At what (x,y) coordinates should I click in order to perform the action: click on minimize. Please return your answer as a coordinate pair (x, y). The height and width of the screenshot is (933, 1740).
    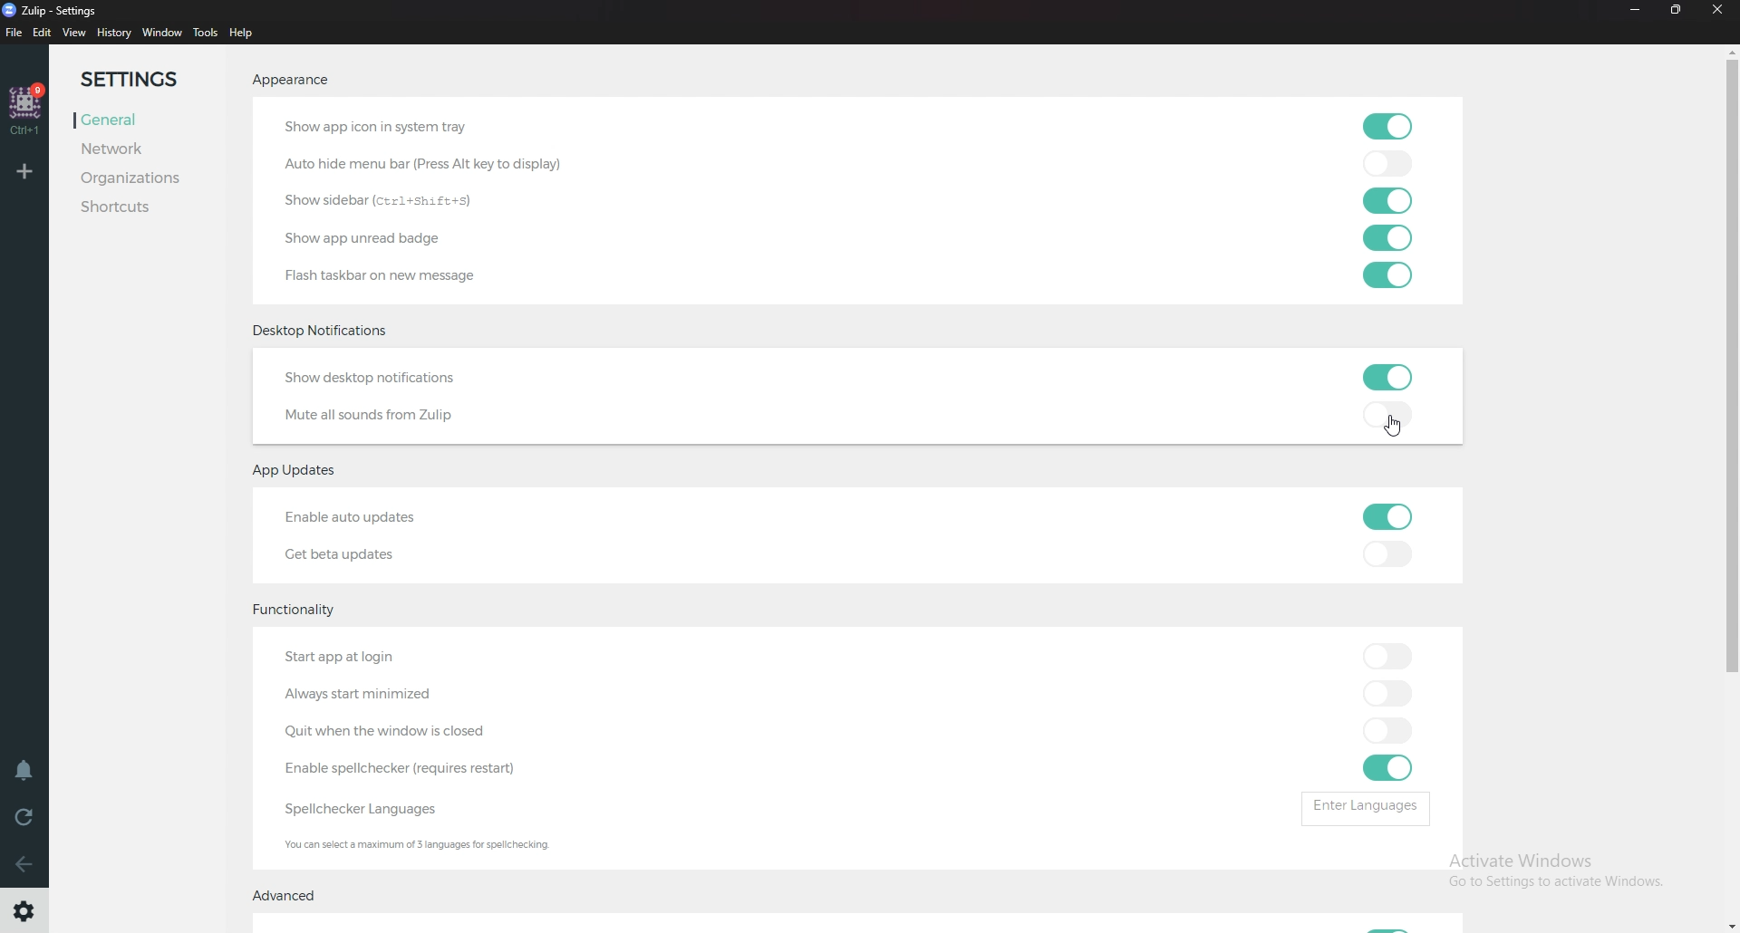
    Looking at the image, I should click on (1637, 11).